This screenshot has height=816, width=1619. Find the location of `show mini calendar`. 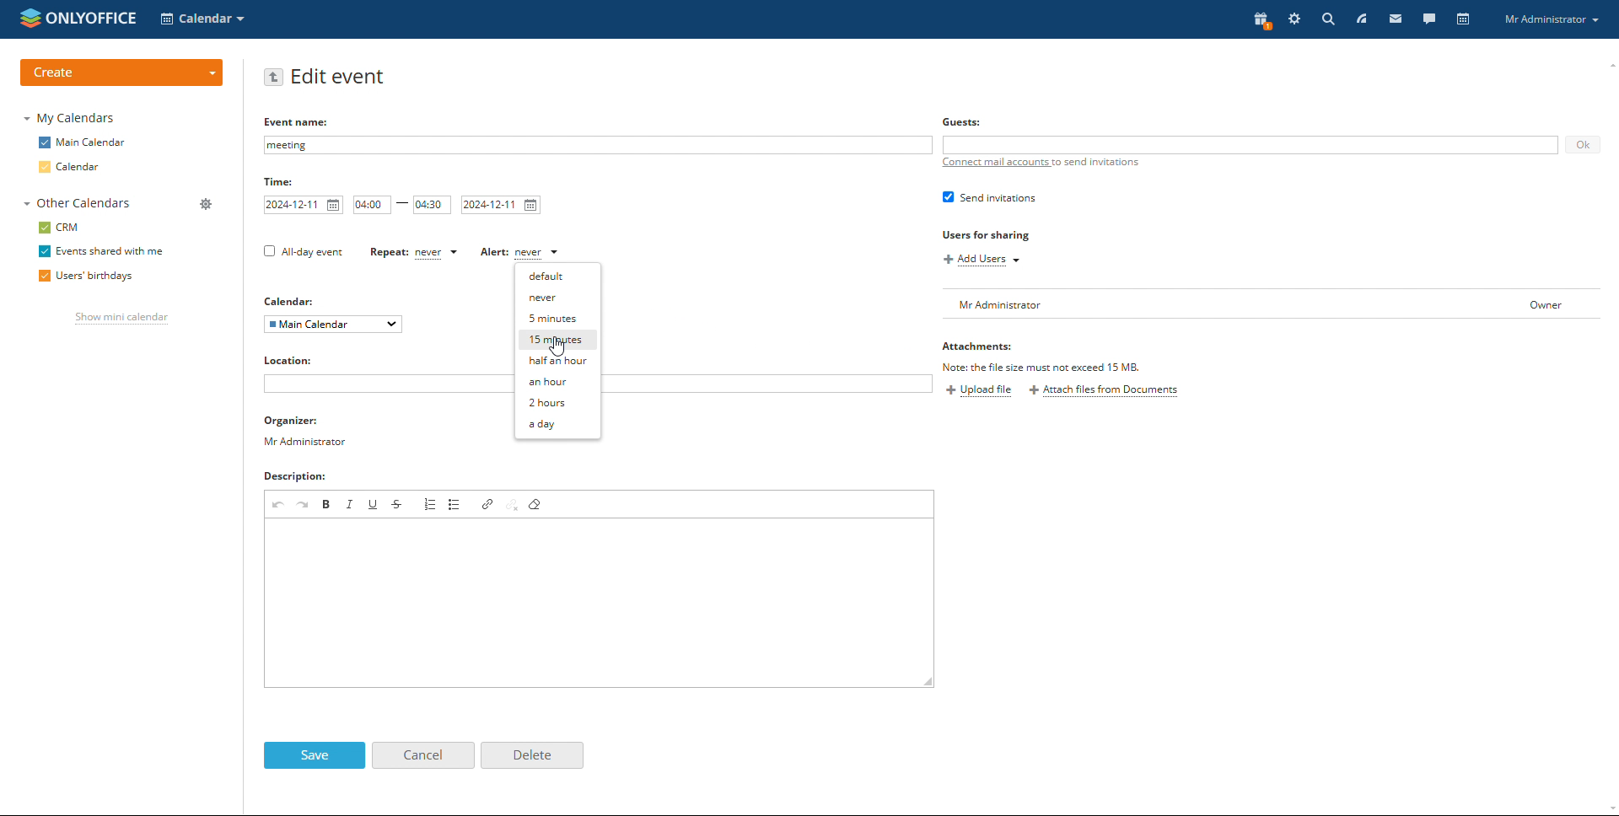

show mini calendar is located at coordinates (123, 319).